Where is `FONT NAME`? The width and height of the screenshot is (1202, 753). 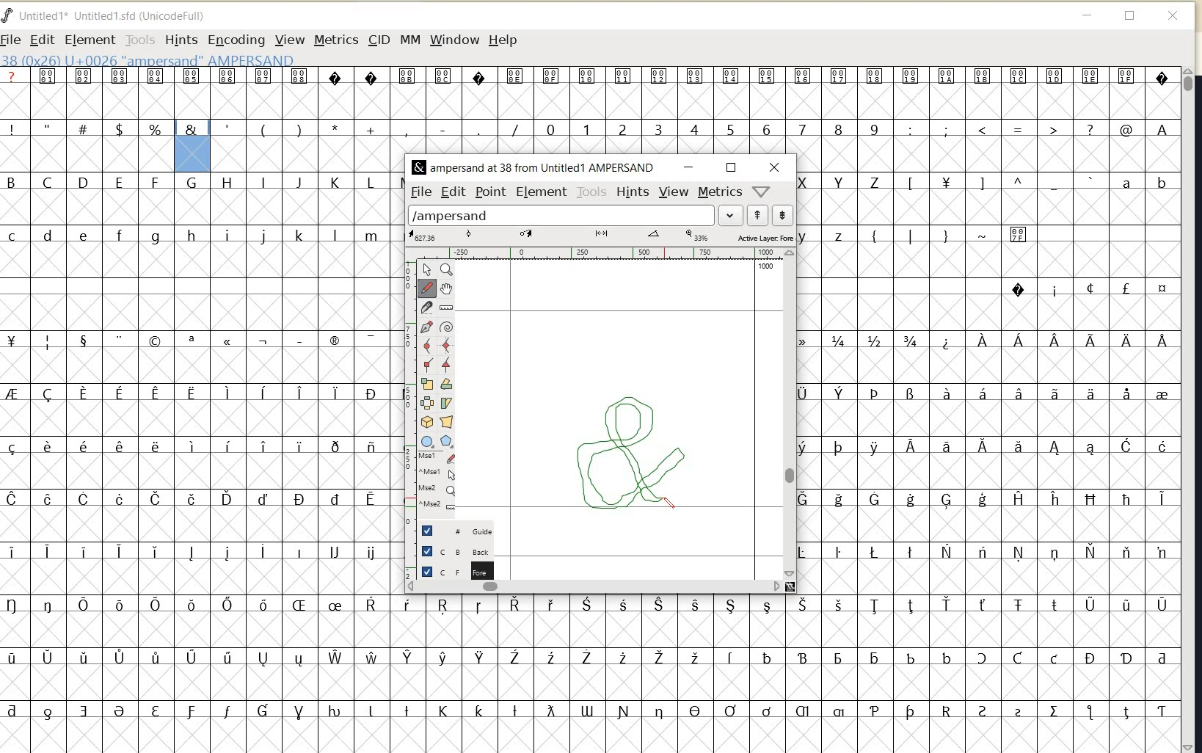 FONT NAME is located at coordinates (111, 15).